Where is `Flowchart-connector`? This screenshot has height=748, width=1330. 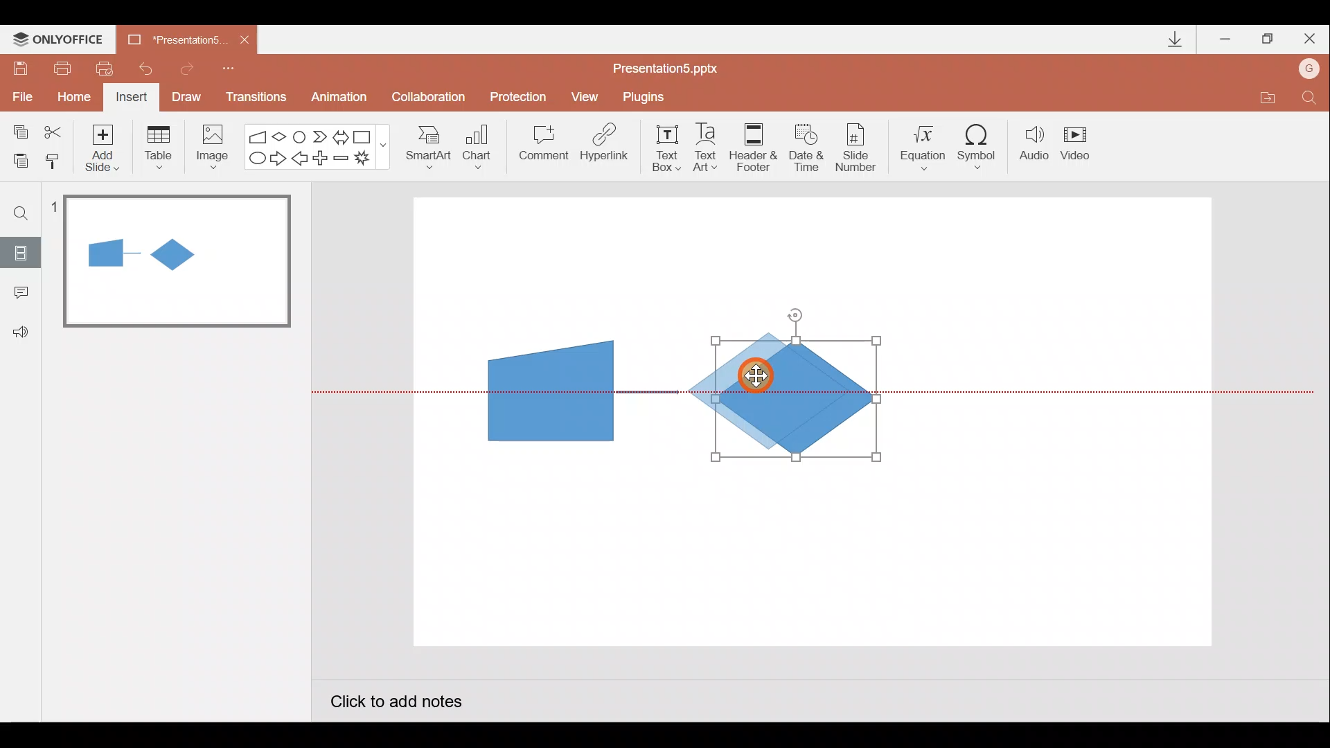
Flowchart-connector is located at coordinates (301, 136).